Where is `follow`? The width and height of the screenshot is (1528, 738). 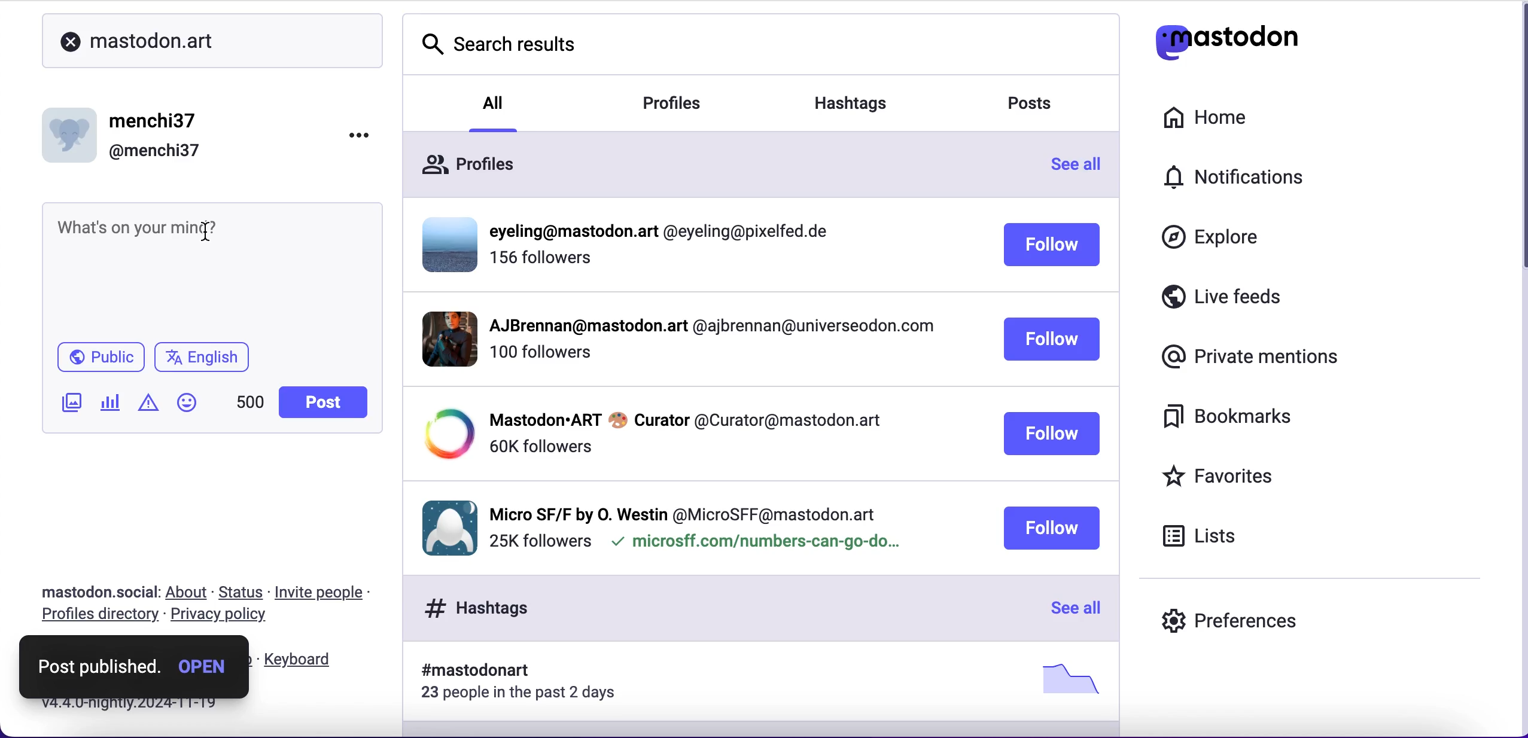 follow is located at coordinates (1052, 340).